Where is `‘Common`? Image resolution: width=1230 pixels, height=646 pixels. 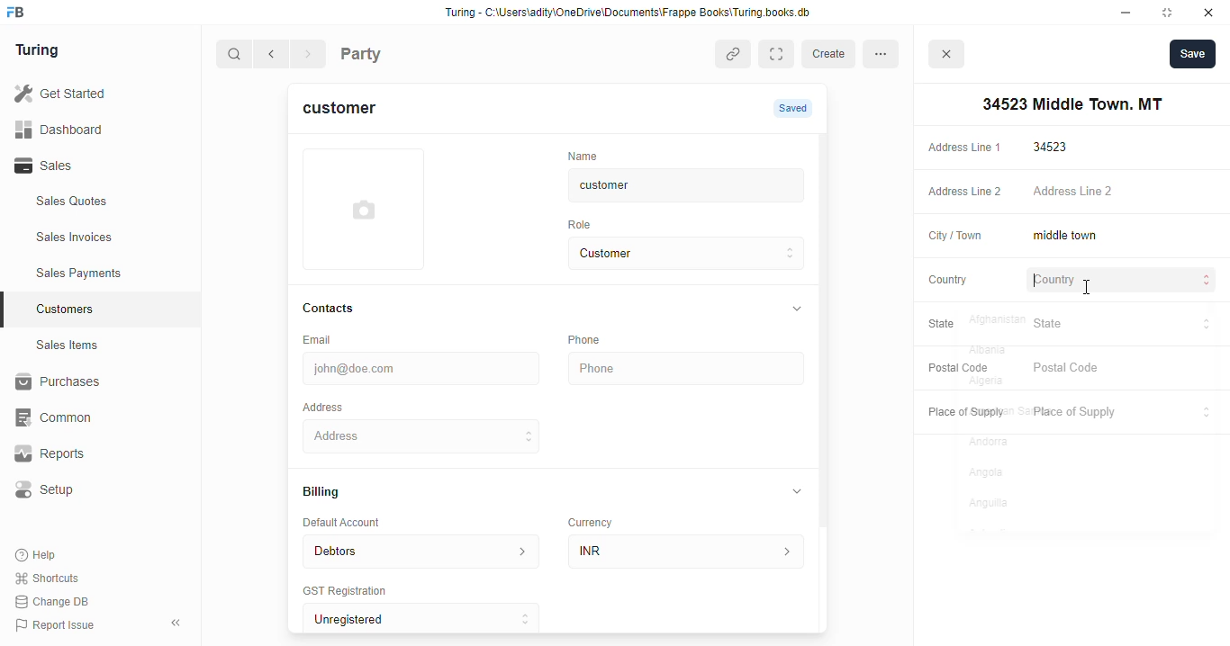 ‘Common is located at coordinates (90, 417).